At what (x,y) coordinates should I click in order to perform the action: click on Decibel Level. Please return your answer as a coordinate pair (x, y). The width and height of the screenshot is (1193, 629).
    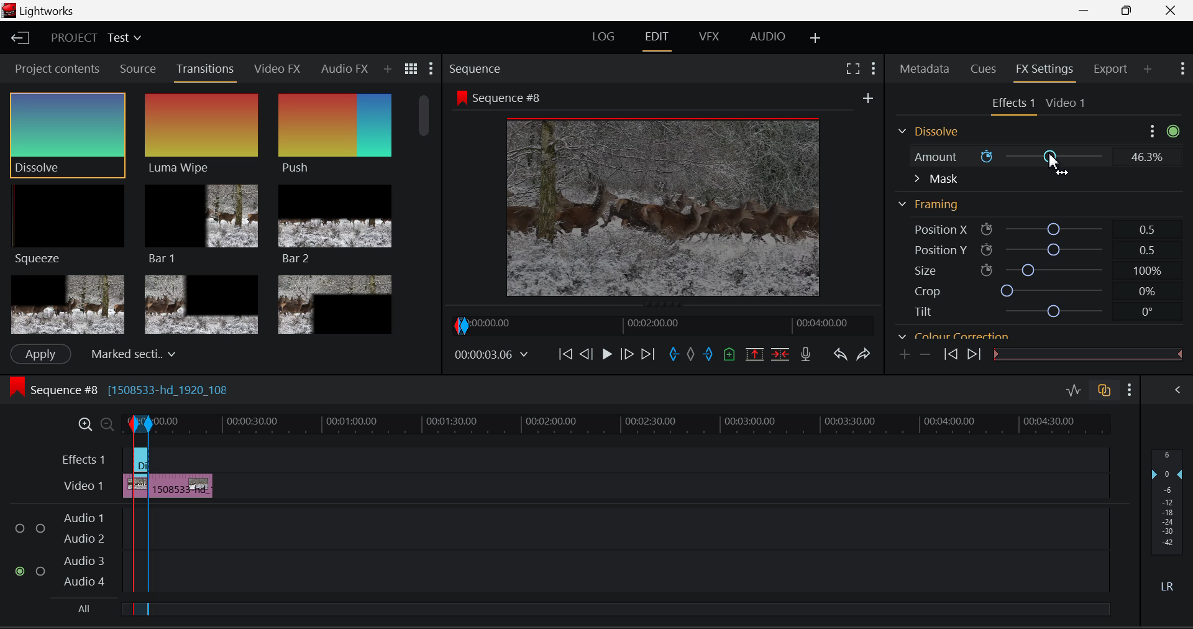
    Looking at the image, I should click on (1169, 523).